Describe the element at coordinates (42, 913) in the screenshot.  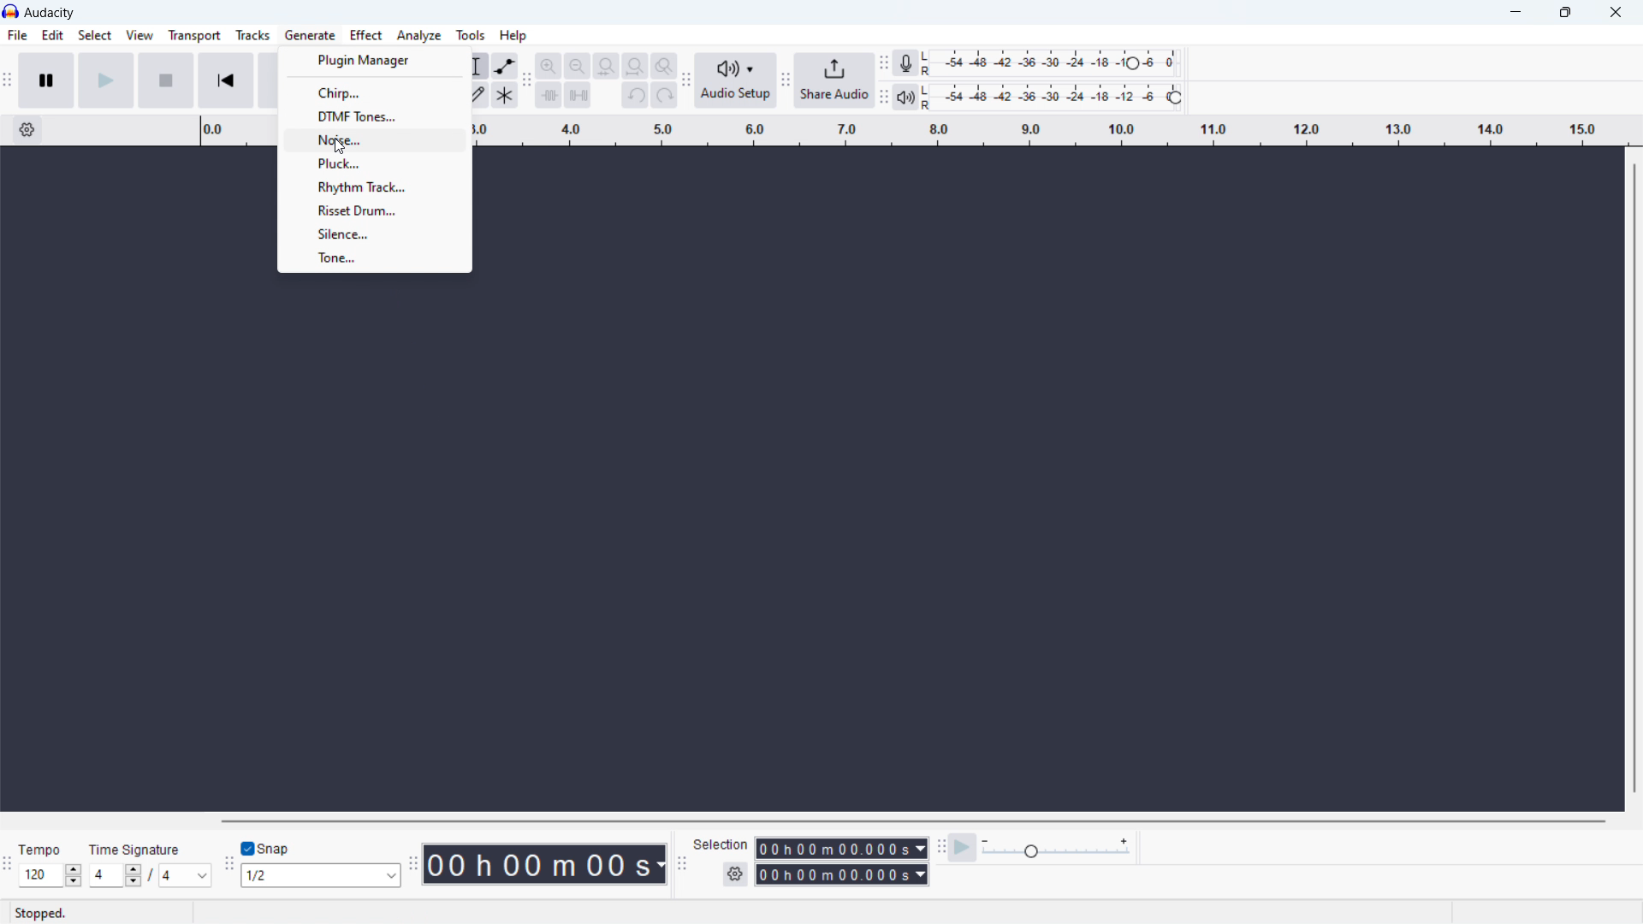
I see `Stopped` at that location.